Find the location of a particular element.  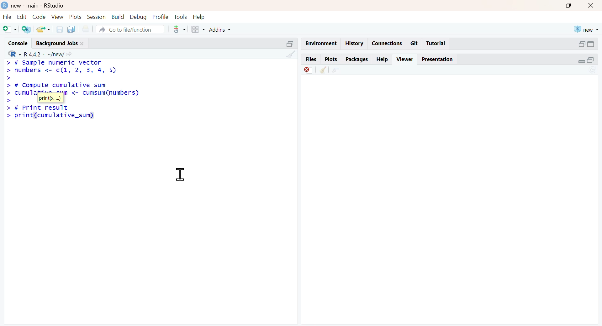

> is located at coordinates (9, 101).